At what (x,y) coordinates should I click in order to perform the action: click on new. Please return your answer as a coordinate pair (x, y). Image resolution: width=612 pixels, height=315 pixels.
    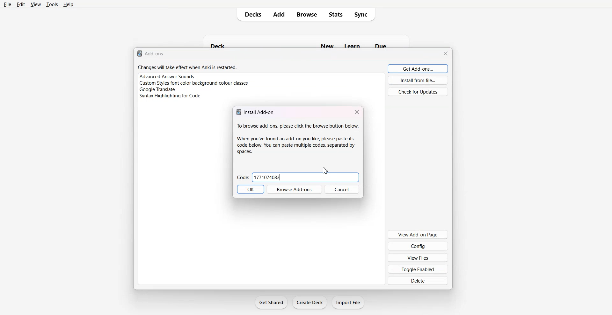
    Looking at the image, I should click on (328, 45).